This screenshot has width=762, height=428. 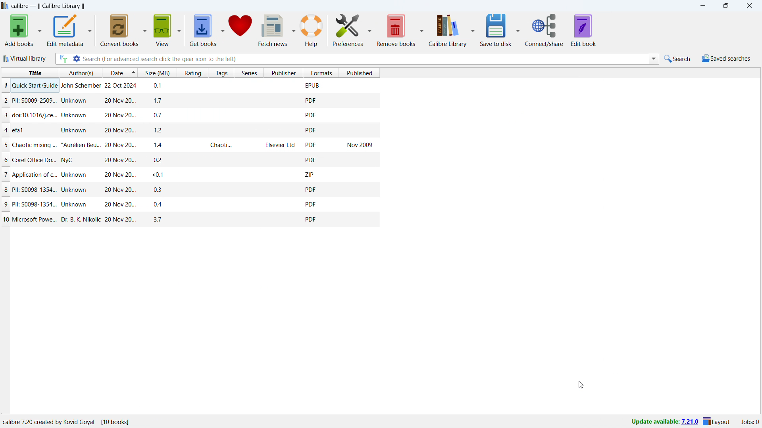 What do you see at coordinates (654, 58) in the screenshot?
I see `search history` at bounding box center [654, 58].